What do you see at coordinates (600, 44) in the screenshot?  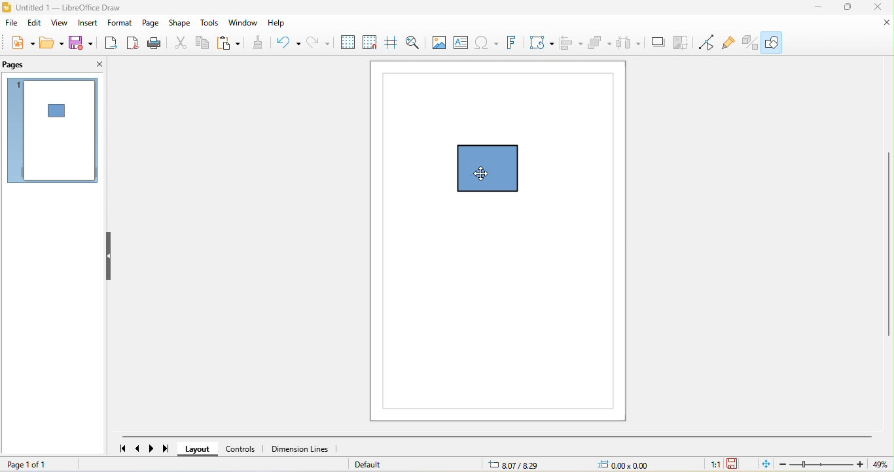 I see `arrange` at bounding box center [600, 44].